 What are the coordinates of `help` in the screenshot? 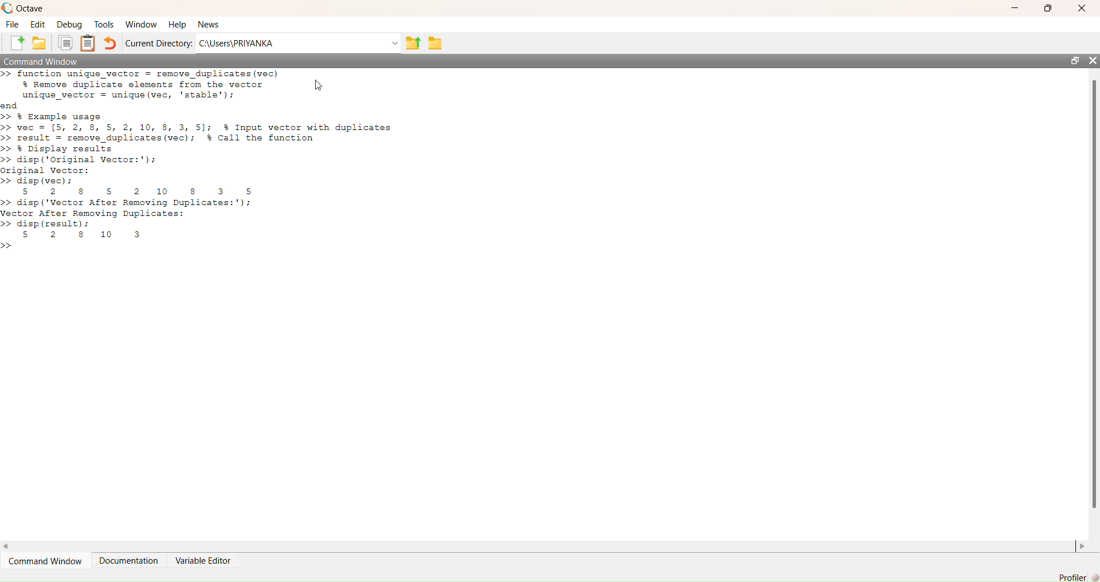 It's located at (178, 25).